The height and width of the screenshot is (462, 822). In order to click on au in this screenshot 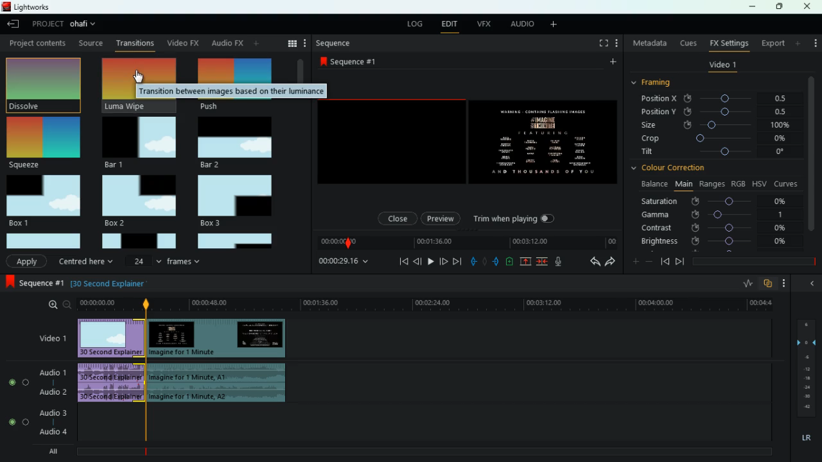, I will do `click(214, 43)`.